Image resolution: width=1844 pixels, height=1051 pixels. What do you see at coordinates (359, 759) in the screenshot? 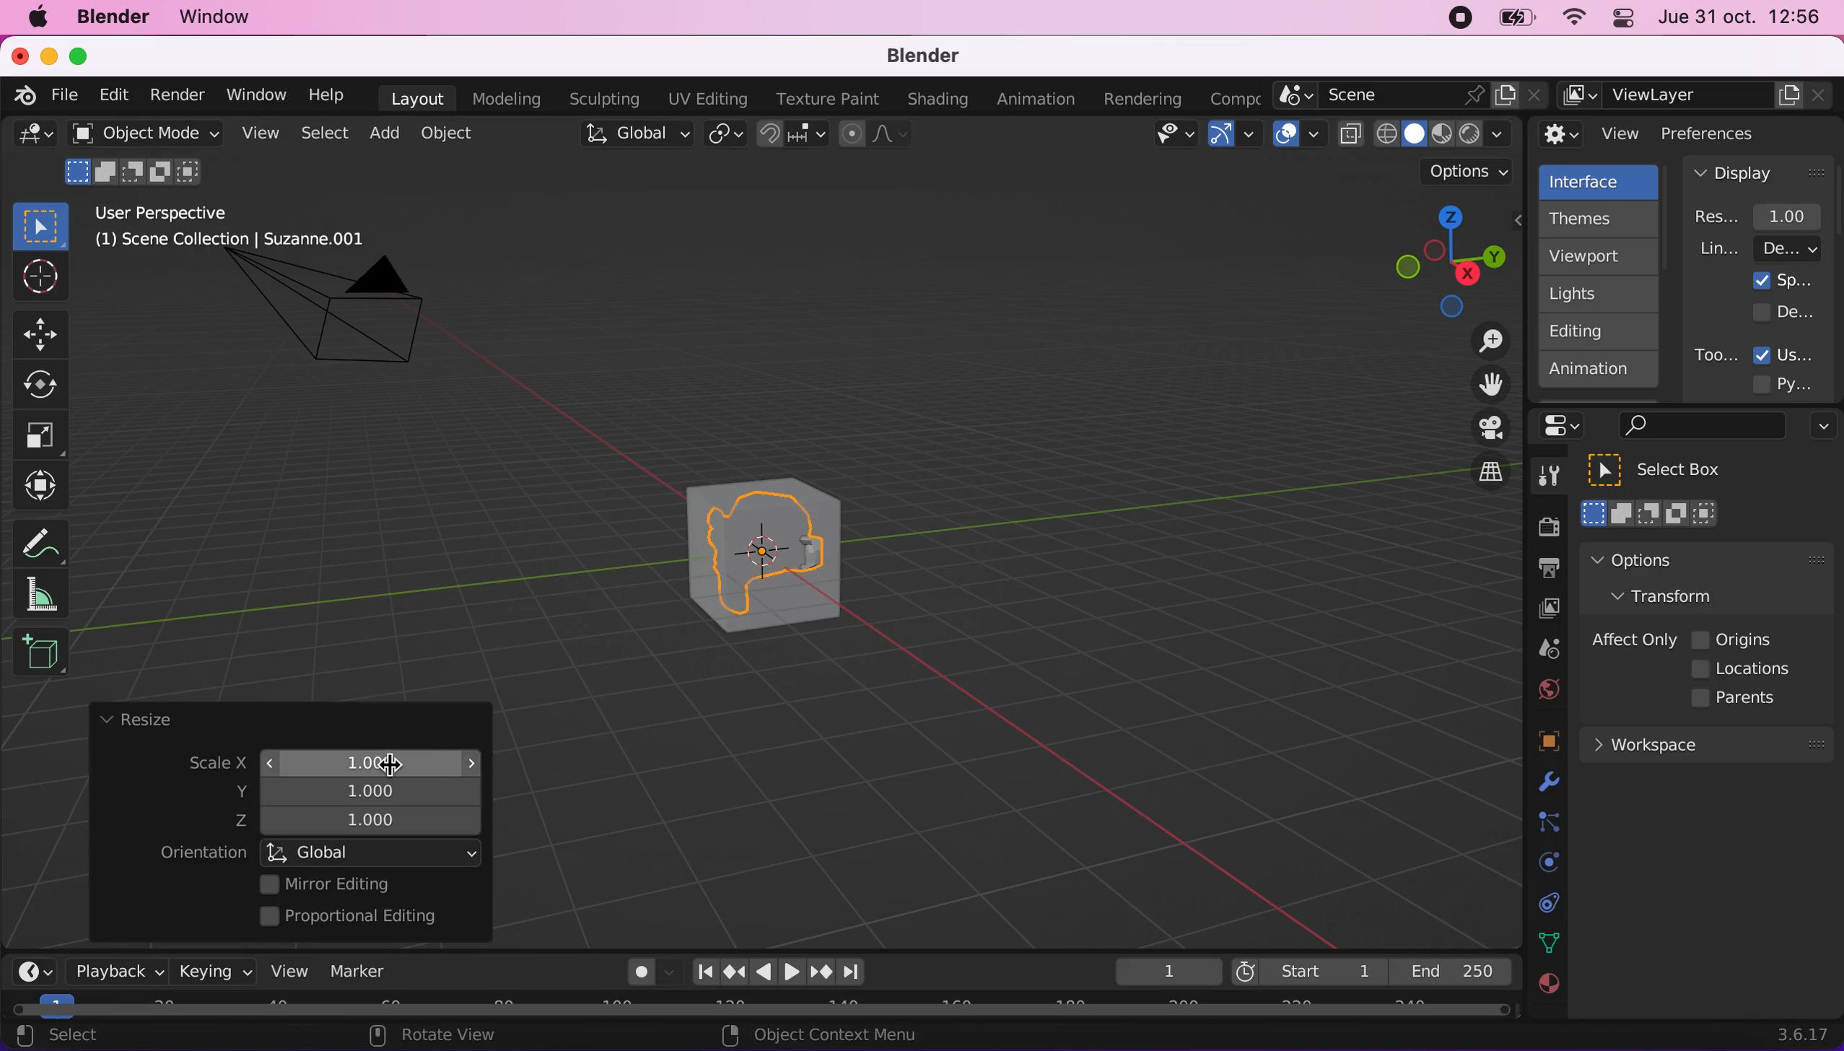
I see `x` at bounding box center [359, 759].